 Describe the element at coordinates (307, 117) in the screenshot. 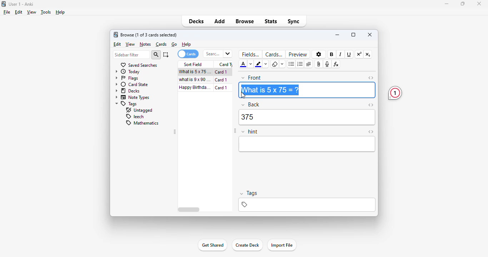

I see `375` at that location.